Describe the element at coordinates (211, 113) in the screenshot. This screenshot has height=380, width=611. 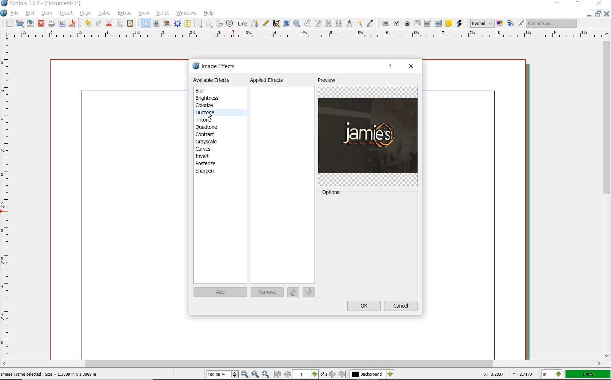
I see `duotone` at that location.